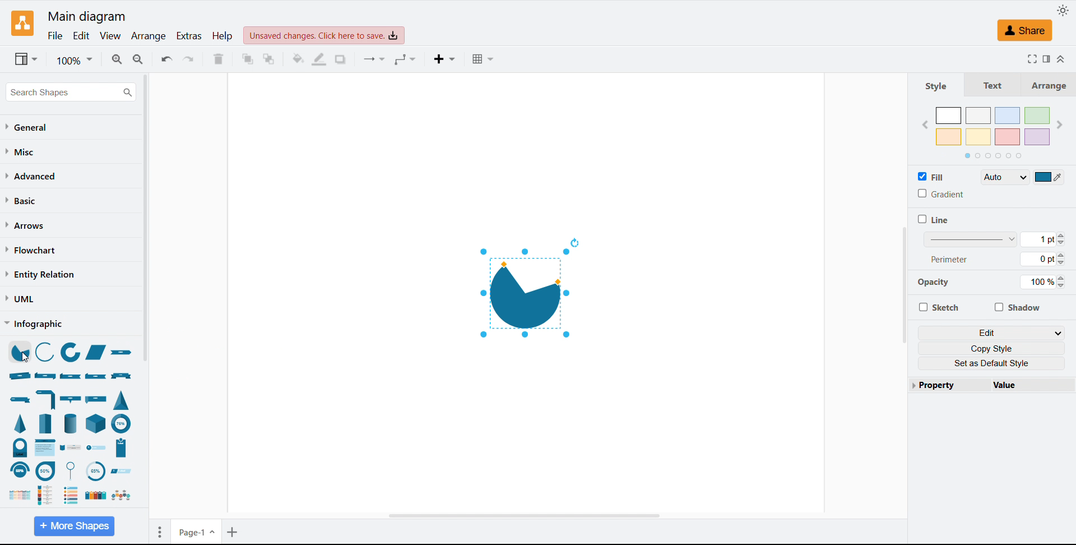 This screenshot has height=545, width=1076. I want to click on Property , so click(948, 385).